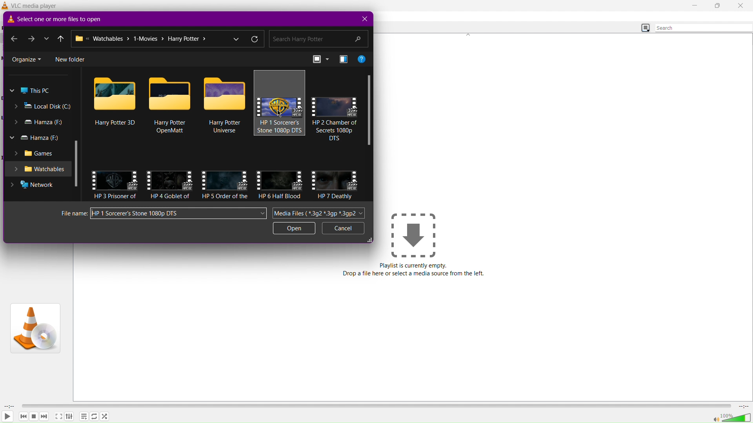 The width and height of the screenshot is (753, 423). I want to click on harry potter , so click(335, 197).